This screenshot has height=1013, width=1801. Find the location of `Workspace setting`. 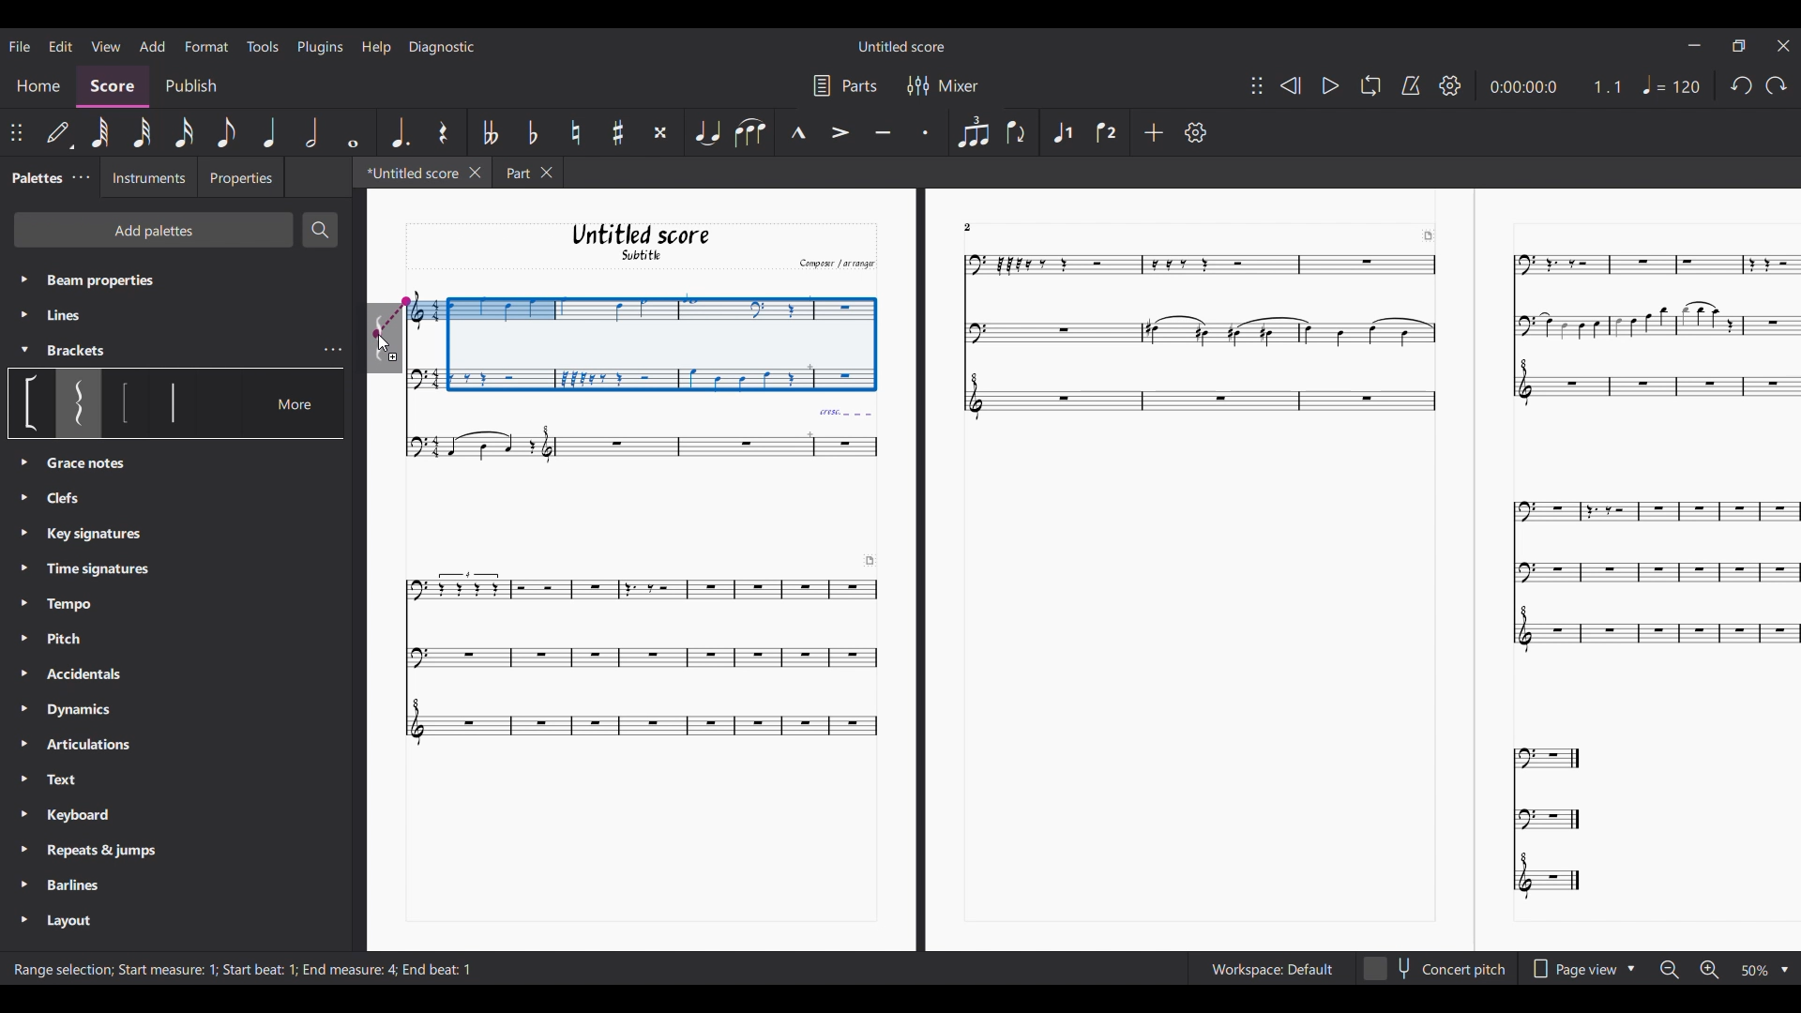

Workspace setting is located at coordinates (1271, 969).